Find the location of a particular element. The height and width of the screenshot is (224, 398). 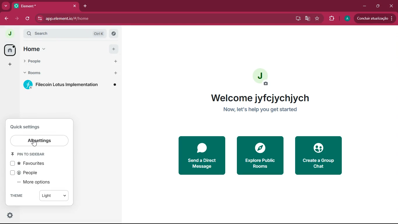

app.element.io/#/home is located at coordinates (103, 19).